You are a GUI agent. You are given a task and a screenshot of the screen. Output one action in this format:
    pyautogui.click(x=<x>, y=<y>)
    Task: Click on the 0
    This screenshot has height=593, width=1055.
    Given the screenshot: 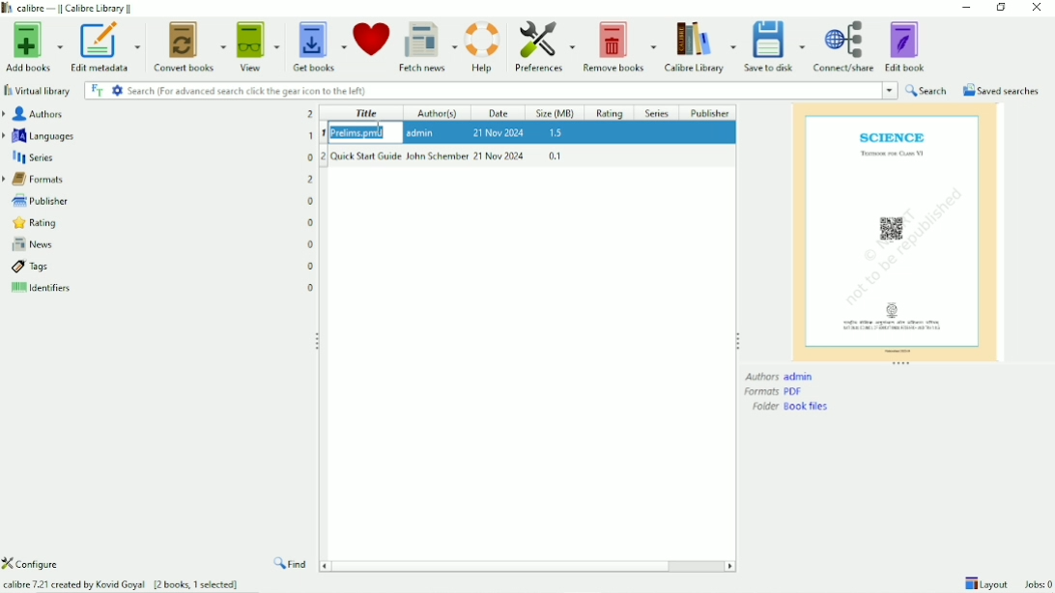 What is the action you would take?
    pyautogui.click(x=311, y=201)
    